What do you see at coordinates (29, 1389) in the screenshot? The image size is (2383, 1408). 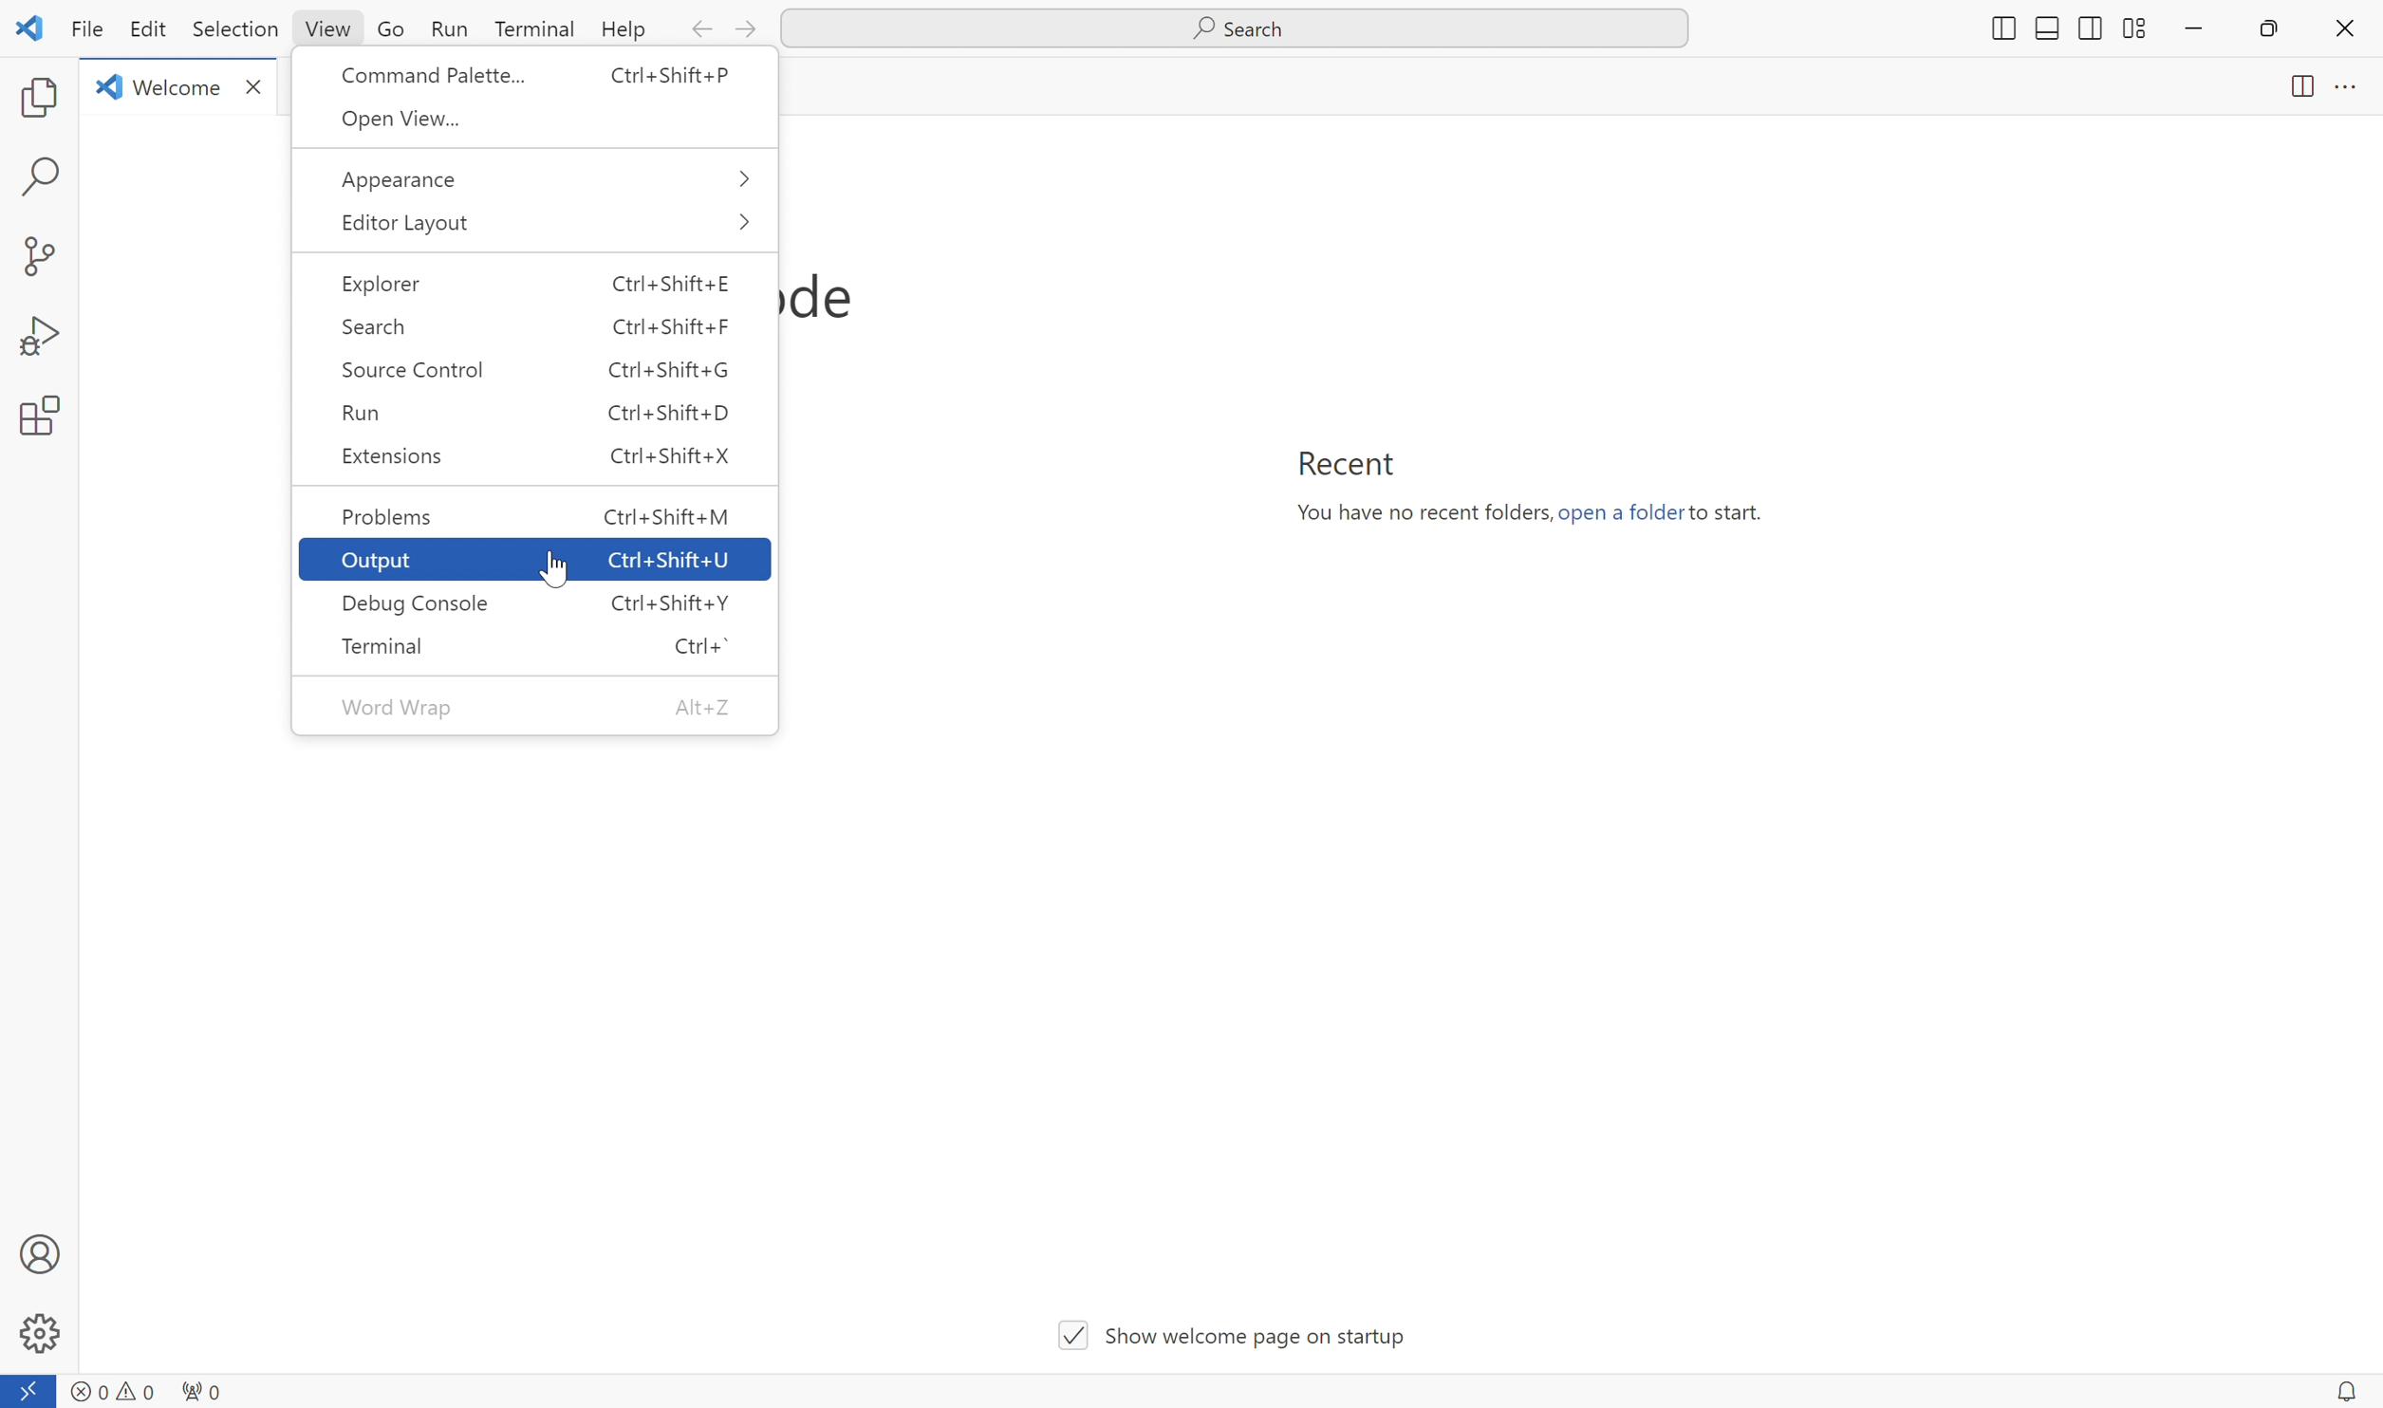 I see `open a remote window` at bounding box center [29, 1389].